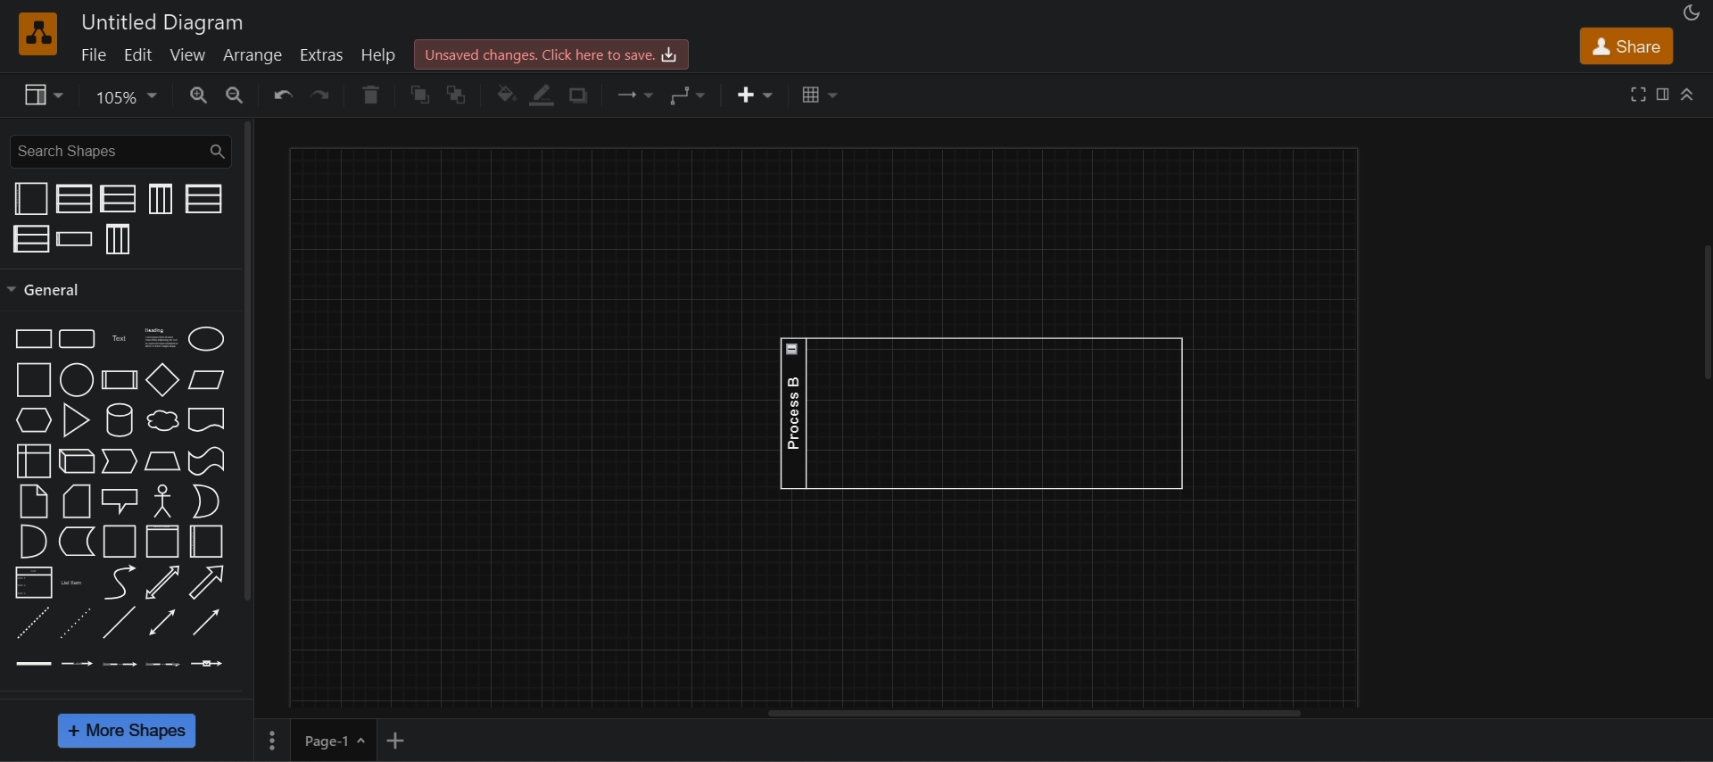  What do you see at coordinates (547, 96) in the screenshot?
I see `line color` at bounding box center [547, 96].